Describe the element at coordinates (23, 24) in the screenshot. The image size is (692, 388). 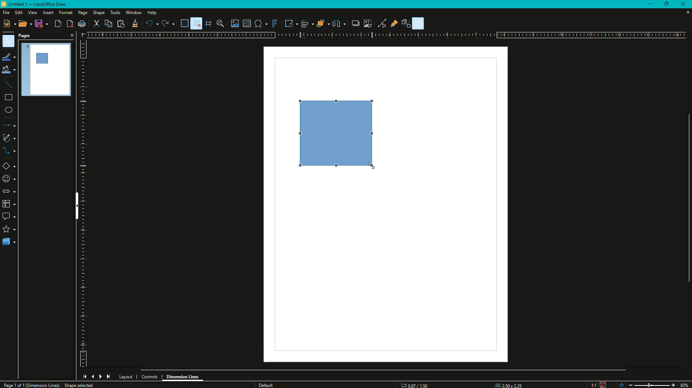
I see `Open` at that location.